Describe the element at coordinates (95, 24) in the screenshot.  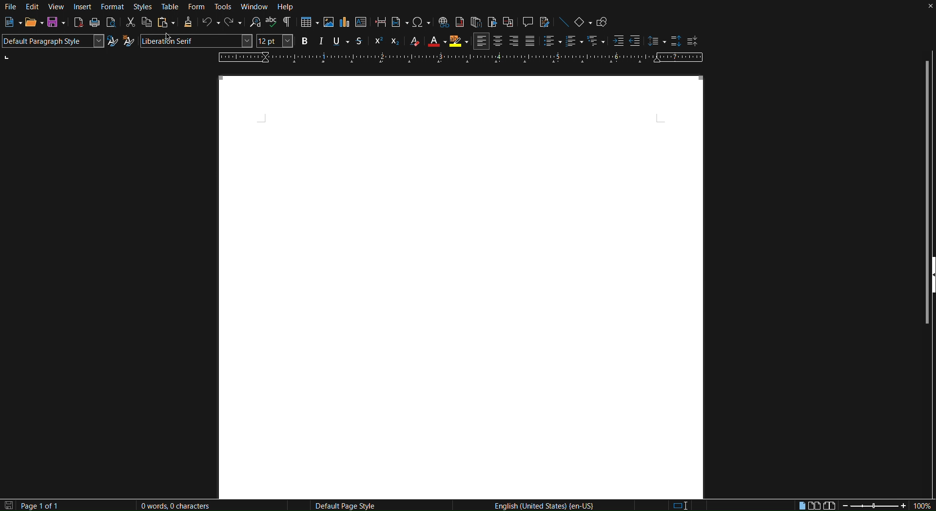
I see `Print` at that location.